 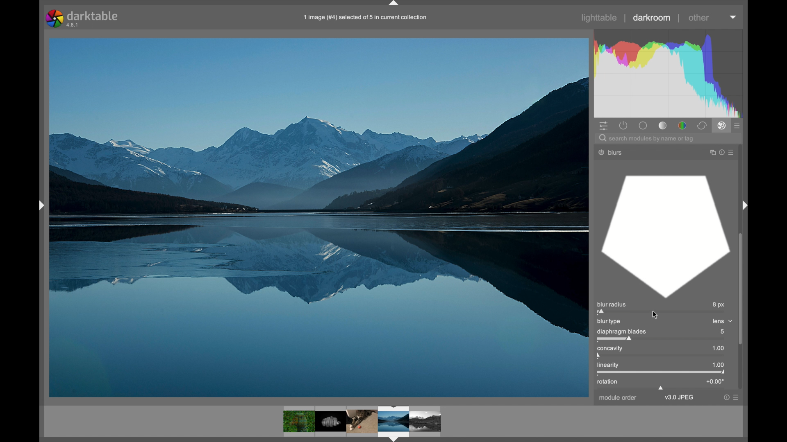 What do you see at coordinates (738, 125) in the screenshot?
I see `presets` at bounding box center [738, 125].